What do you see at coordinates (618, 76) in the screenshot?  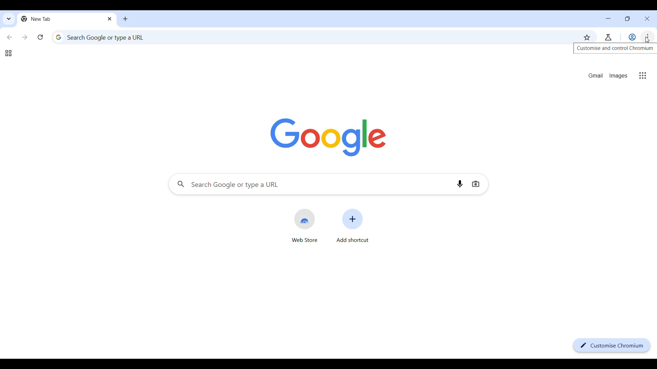 I see `Google images` at bounding box center [618, 76].